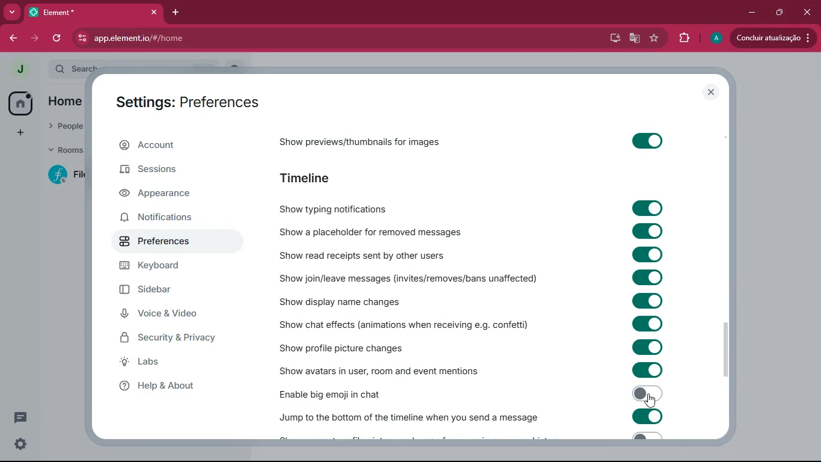 This screenshot has width=821, height=462. Describe the element at coordinates (614, 38) in the screenshot. I see `desktop` at that location.